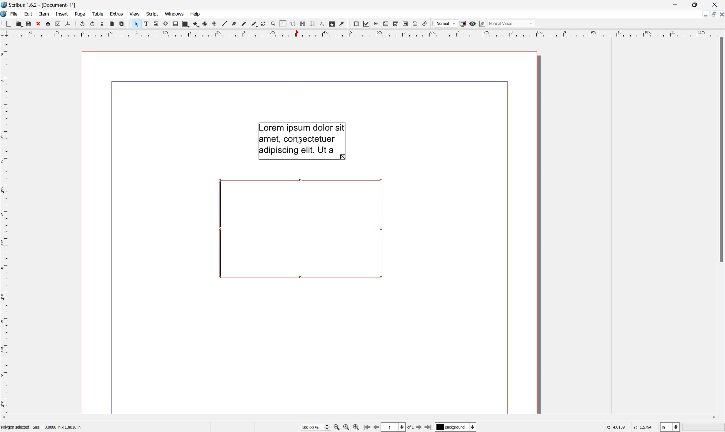 The image size is (725, 432). What do you see at coordinates (343, 24) in the screenshot?
I see `Eye dropper` at bounding box center [343, 24].